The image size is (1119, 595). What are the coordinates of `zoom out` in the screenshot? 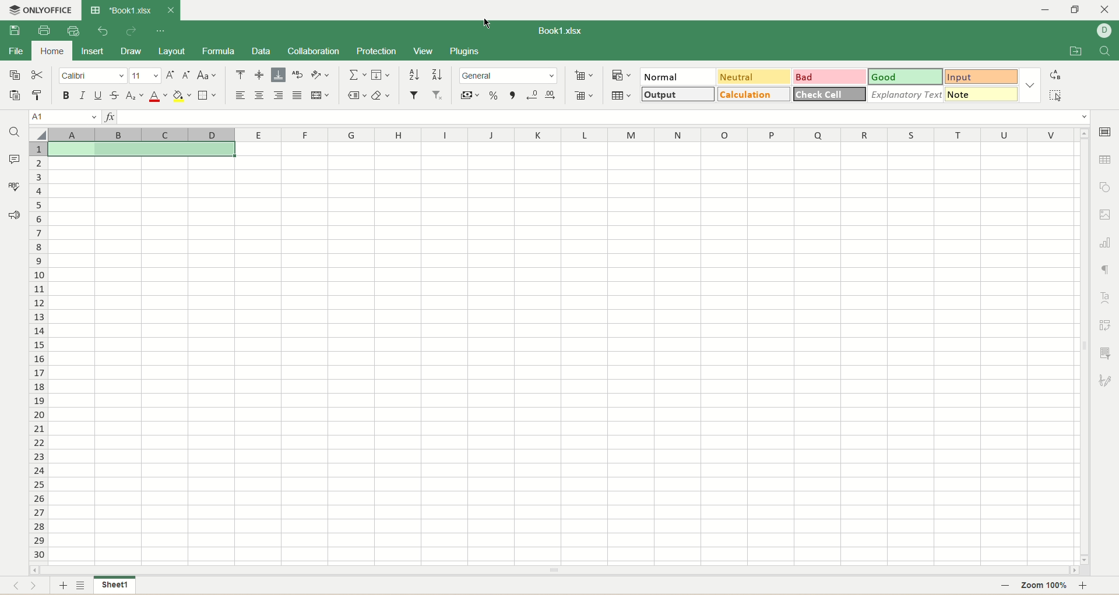 It's located at (1005, 586).